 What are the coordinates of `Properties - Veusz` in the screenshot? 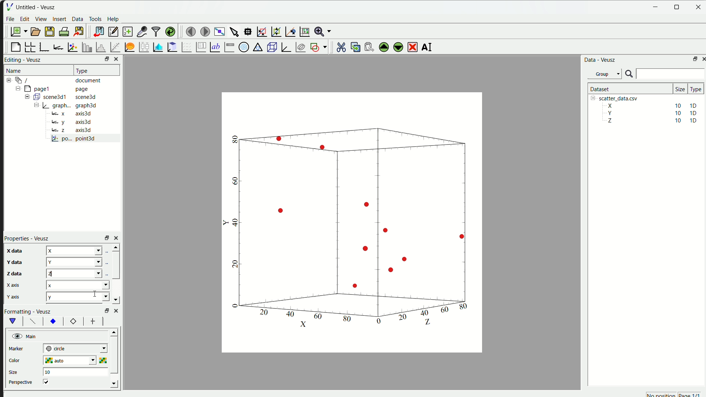 It's located at (27, 238).